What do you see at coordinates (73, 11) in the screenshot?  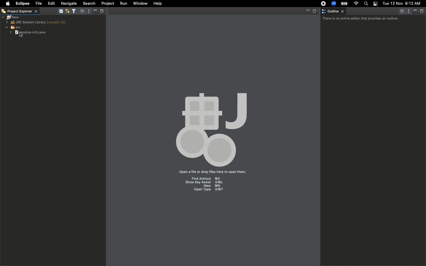 I see `Filter` at bounding box center [73, 11].